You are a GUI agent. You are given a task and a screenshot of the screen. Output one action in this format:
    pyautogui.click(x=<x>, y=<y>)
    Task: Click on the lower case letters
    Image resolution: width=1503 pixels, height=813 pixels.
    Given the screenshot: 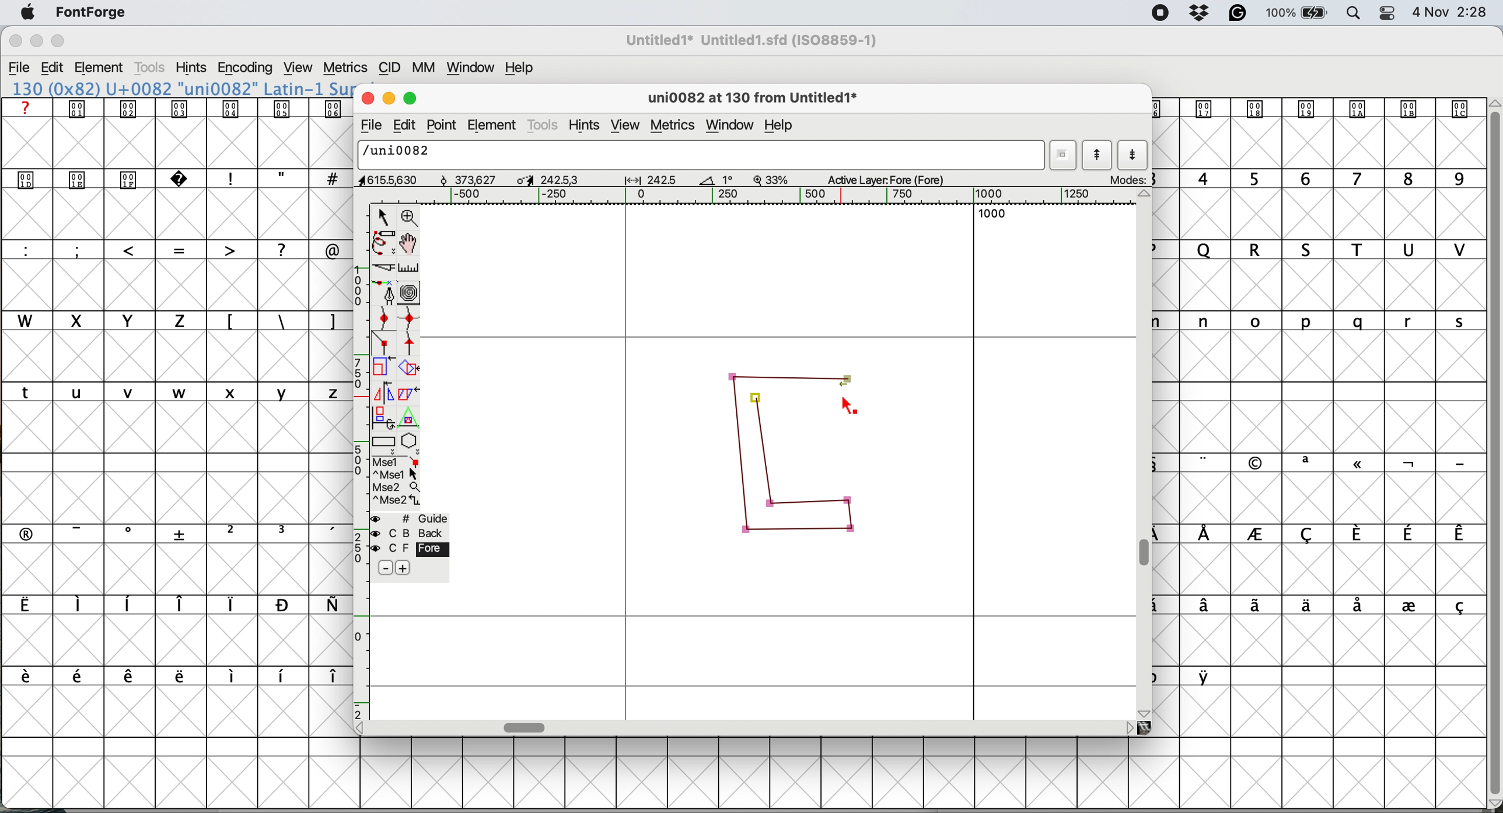 What is the action you would take?
    pyautogui.click(x=177, y=391)
    